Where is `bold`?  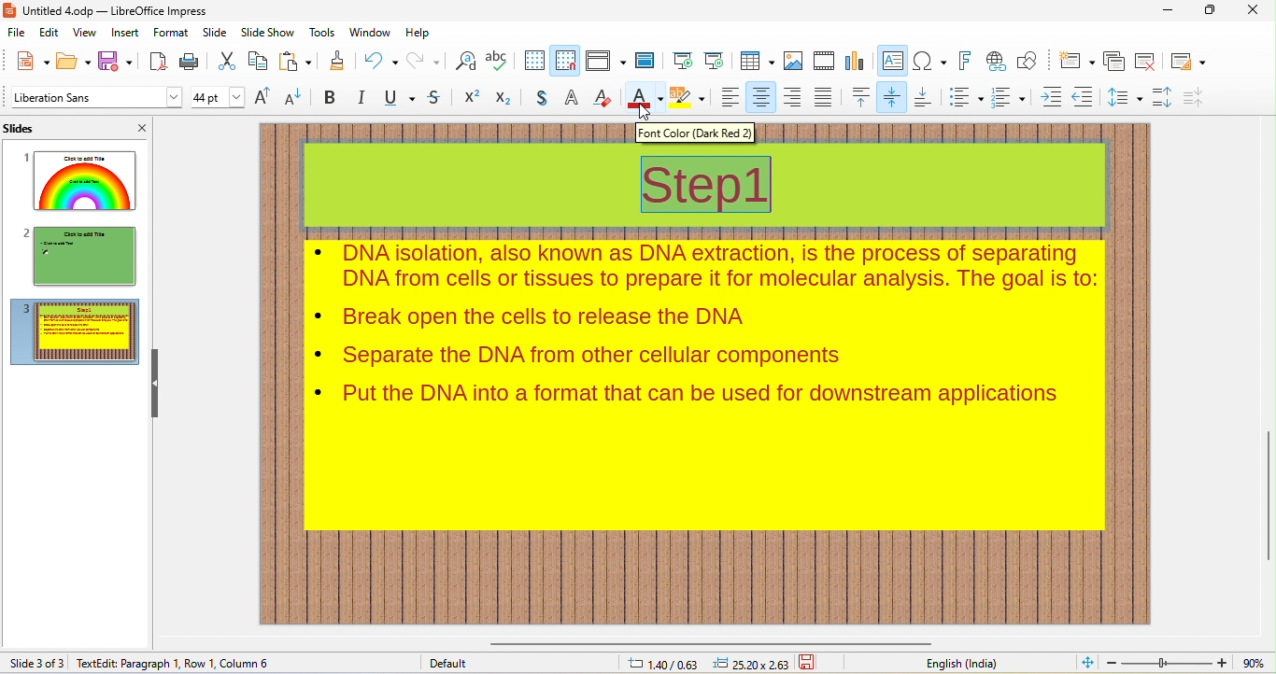
bold is located at coordinates (330, 97).